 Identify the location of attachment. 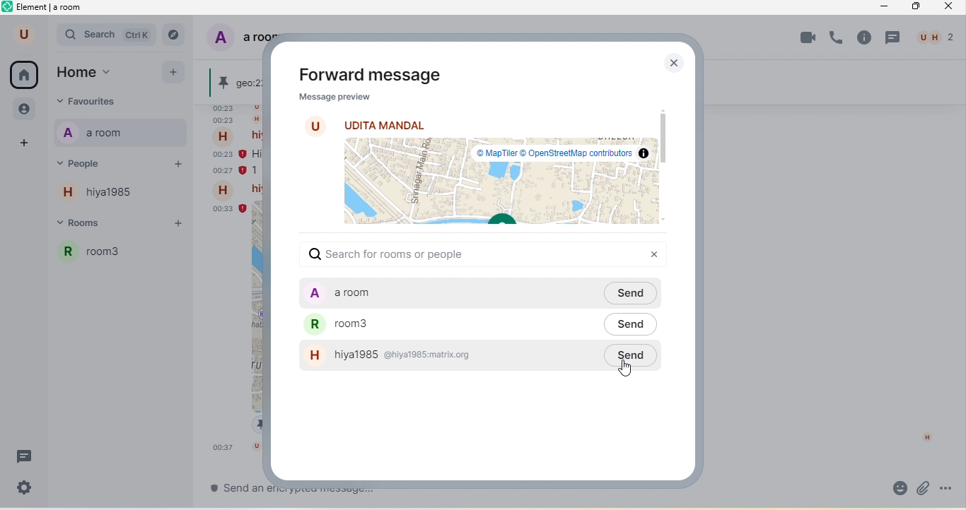
(923, 487).